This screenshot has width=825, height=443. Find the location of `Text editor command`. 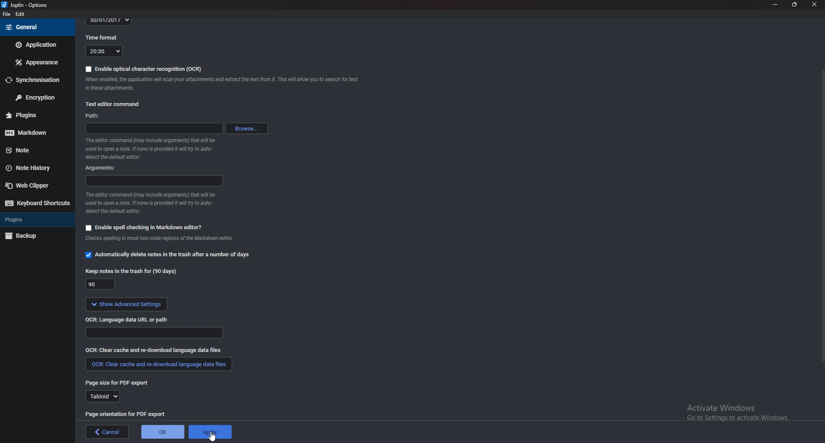

Text editor command is located at coordinates (119, 103).